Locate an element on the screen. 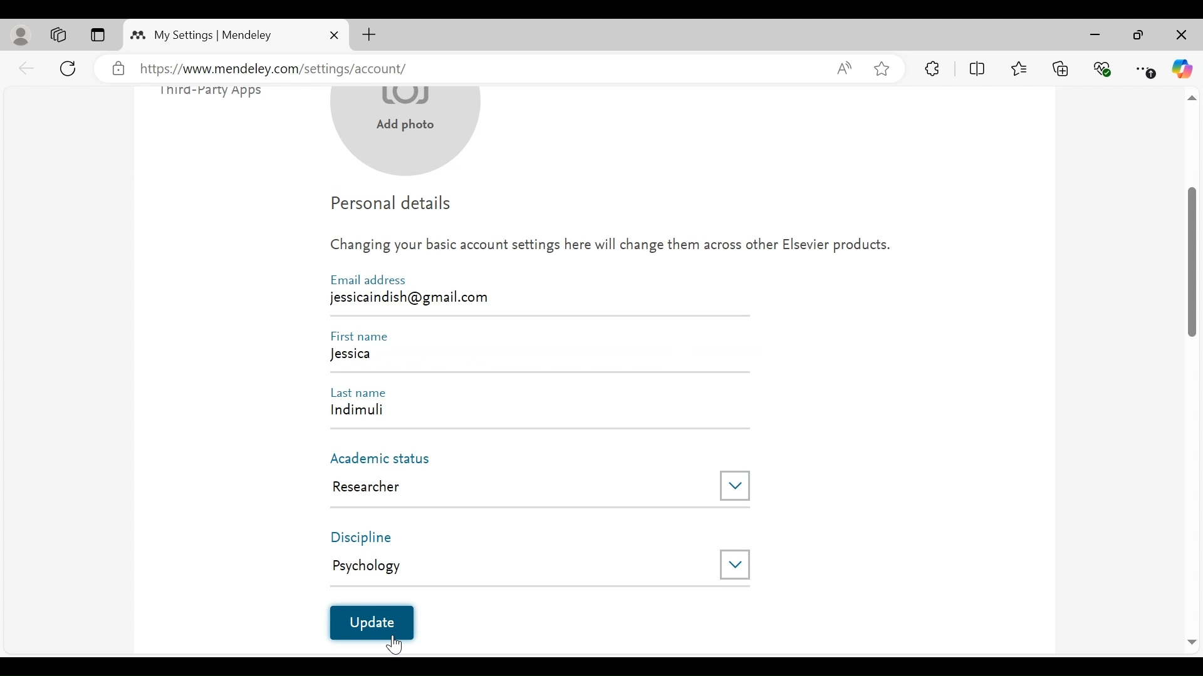 This screenshot has width=1203, height=676. Email Address is located at coordinates (368, 280).